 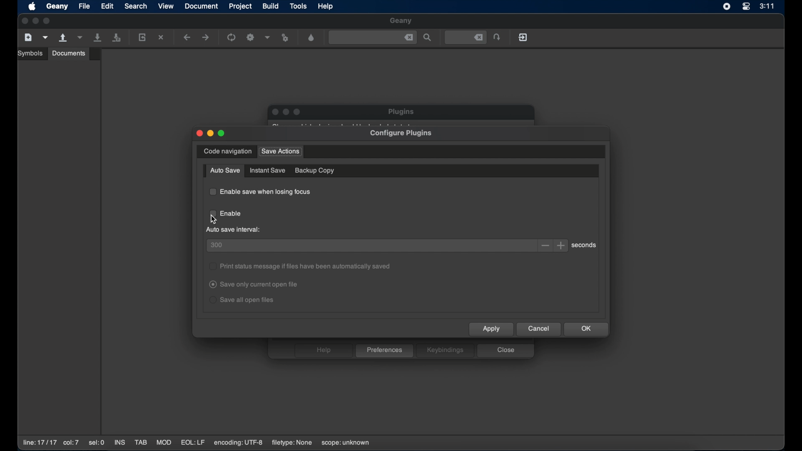 I want to click on control center, so click(x=746, y=7).